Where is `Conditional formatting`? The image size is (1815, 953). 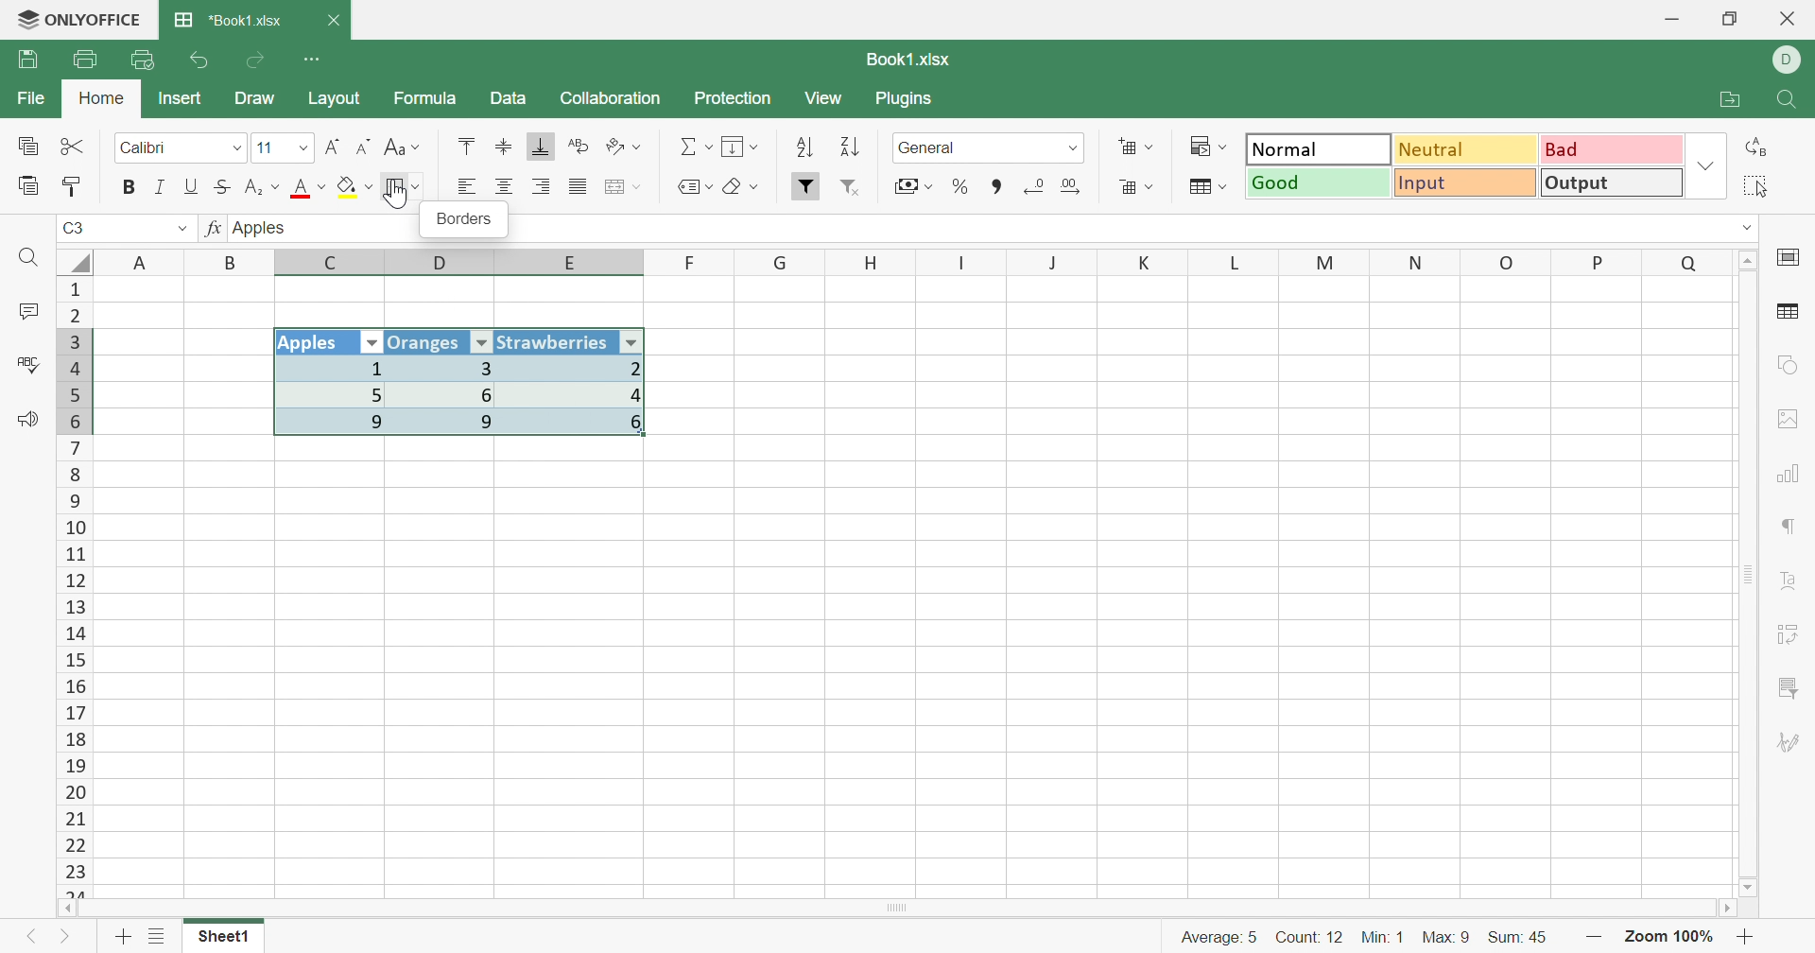
Conditional formatting is located at coordinates (1213, 147).